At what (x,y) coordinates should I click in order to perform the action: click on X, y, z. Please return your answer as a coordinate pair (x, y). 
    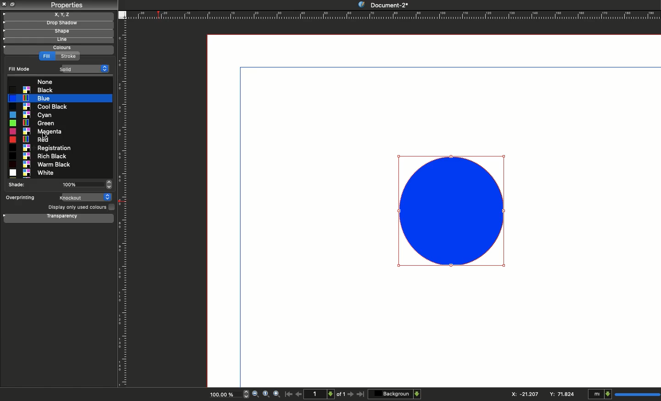
    Looking at the image, I should click on (58, 15).